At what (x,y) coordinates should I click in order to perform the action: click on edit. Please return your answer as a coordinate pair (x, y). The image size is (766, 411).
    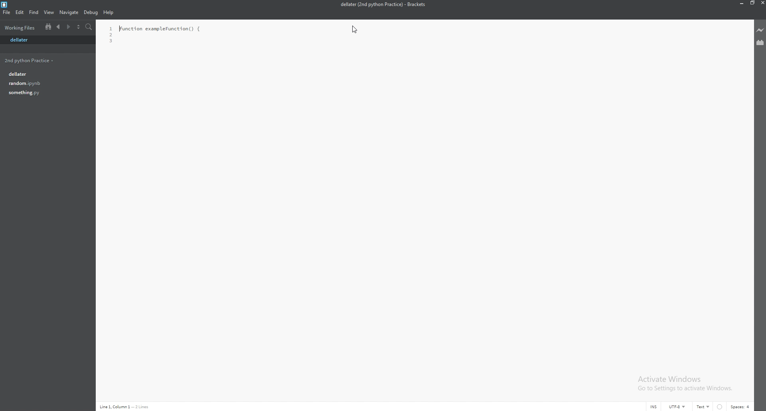
    Looking at the image, I should click on (21, 13).